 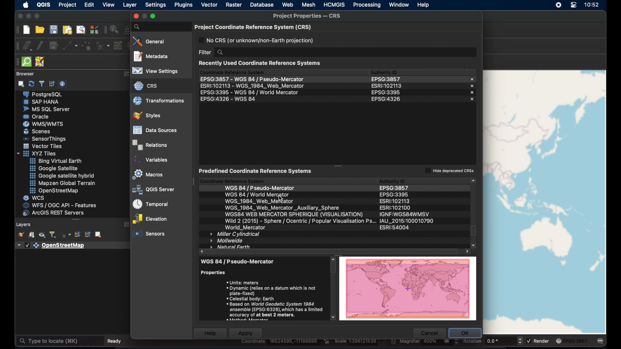 I want to click on postgre sql, so click(x=49, y=94).